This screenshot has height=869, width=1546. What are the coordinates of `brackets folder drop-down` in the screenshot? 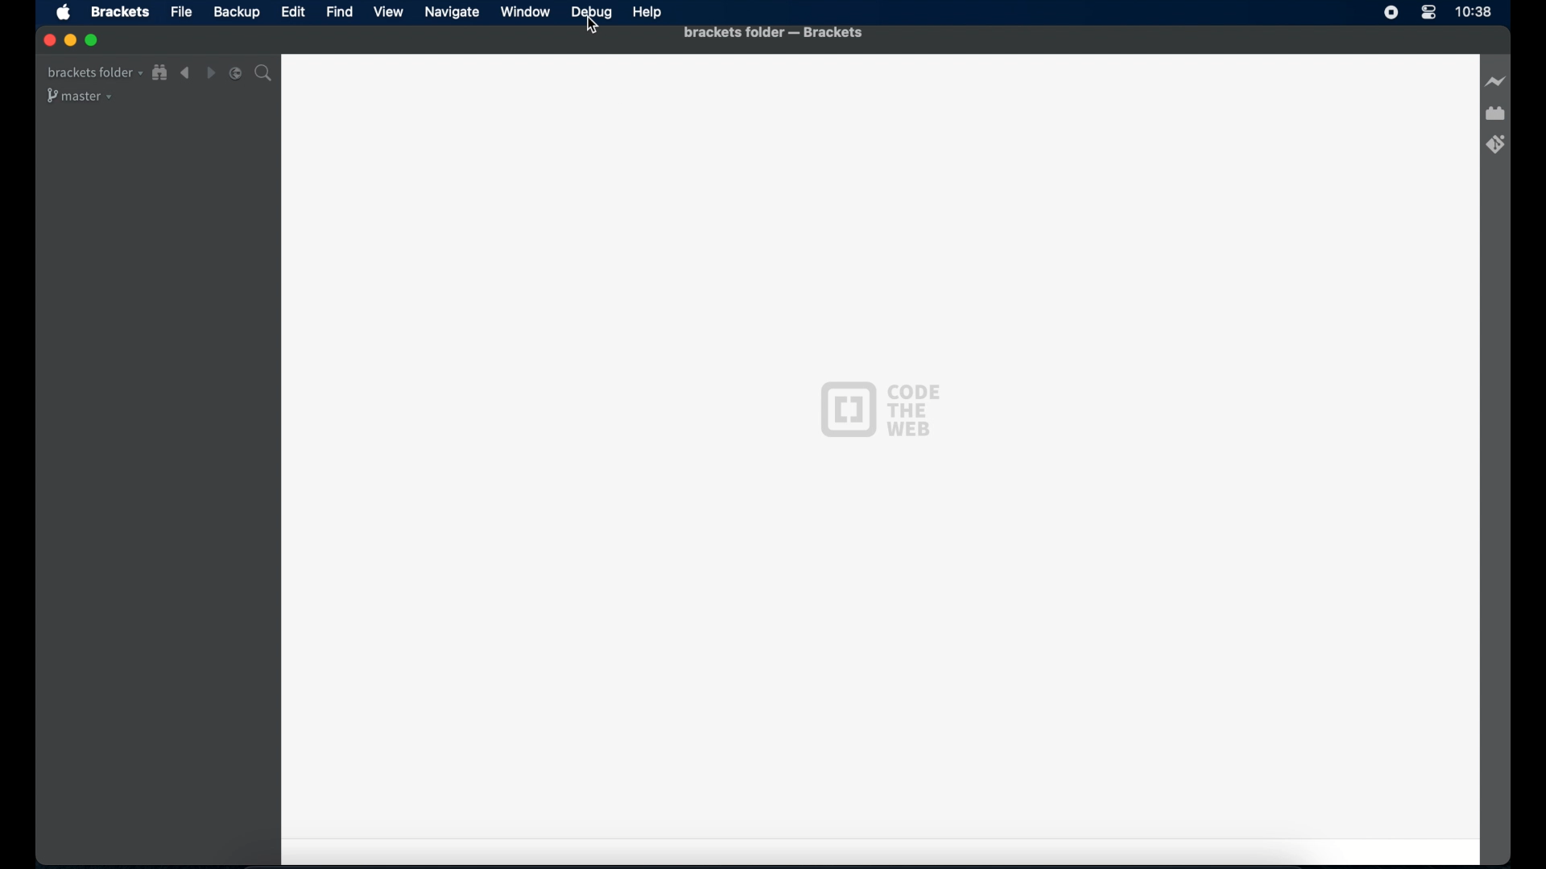 It's located at (94, 72).